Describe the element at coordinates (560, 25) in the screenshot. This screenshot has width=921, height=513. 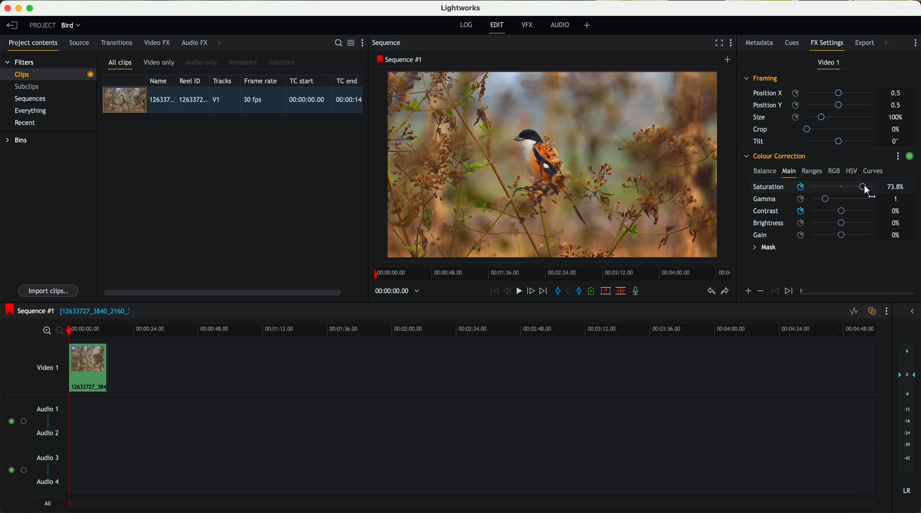
I see `audio` at that location.